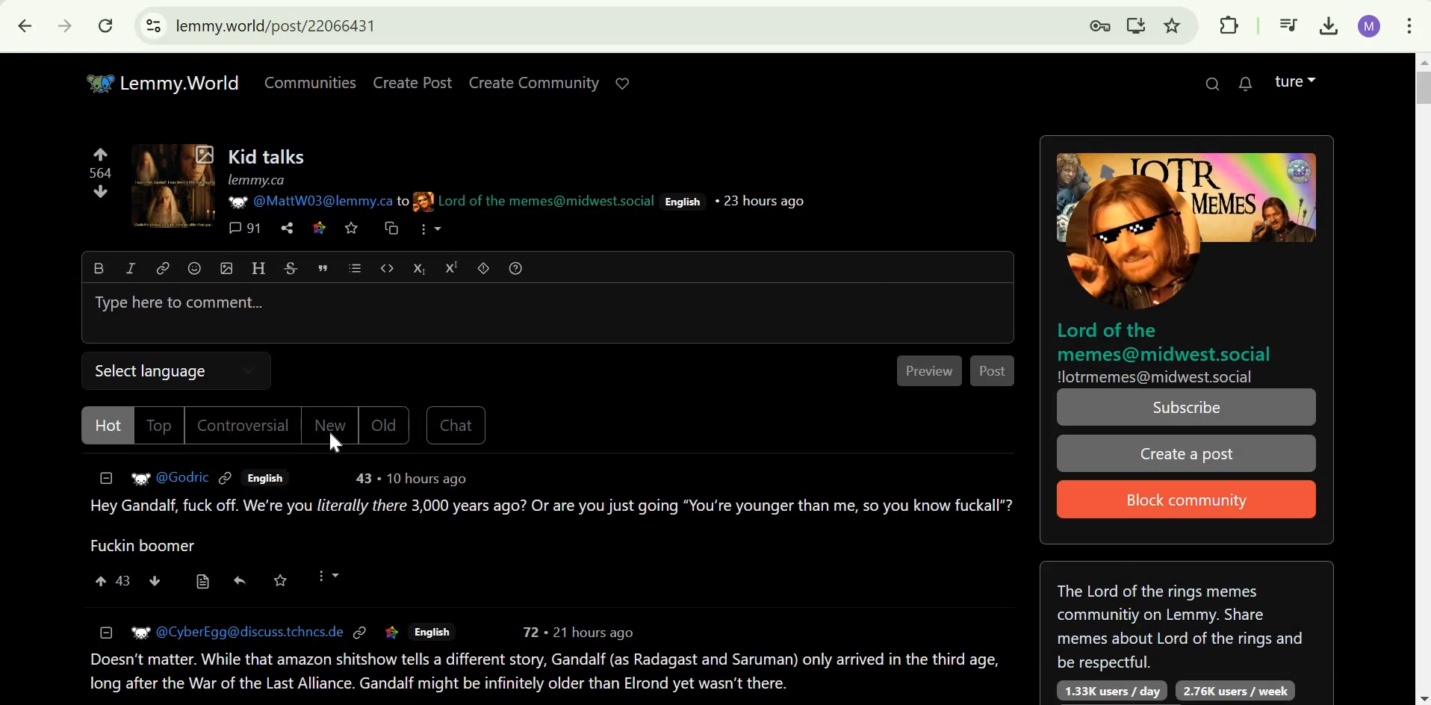  I want to click on Preview, so click(930, 372).